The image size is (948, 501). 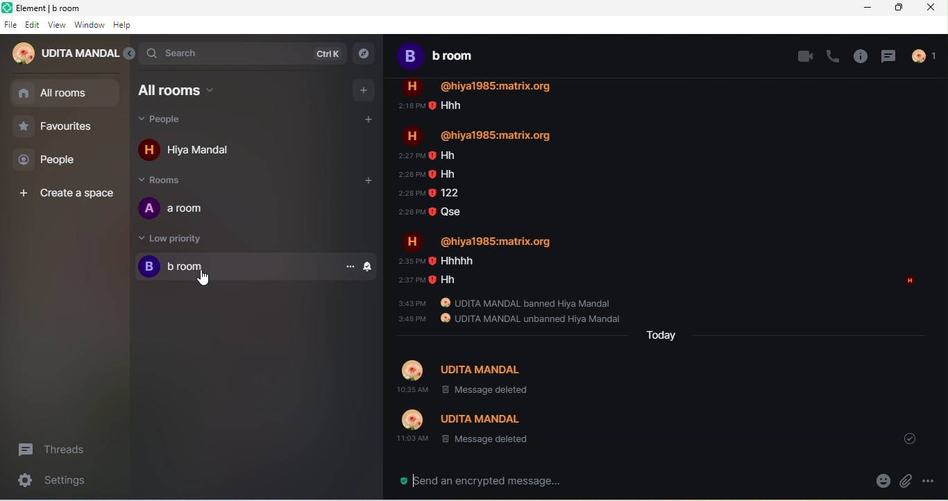 What do you see at coordinates (902, 8) in the screenshot?
I see `maximize` at bounding box center [902, 8].